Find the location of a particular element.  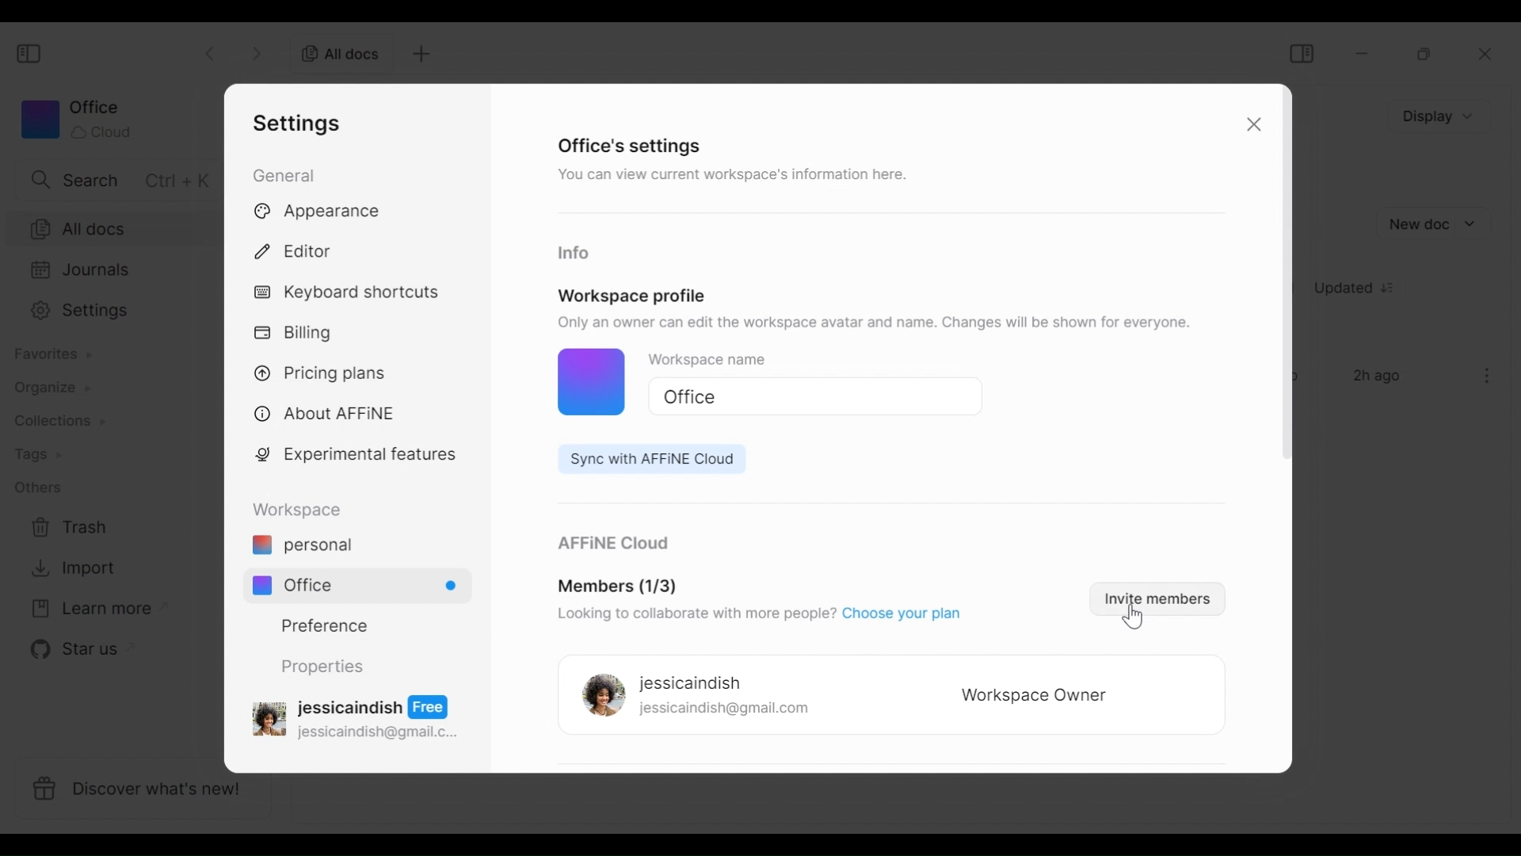

Import is located at coordinates (71, 568).